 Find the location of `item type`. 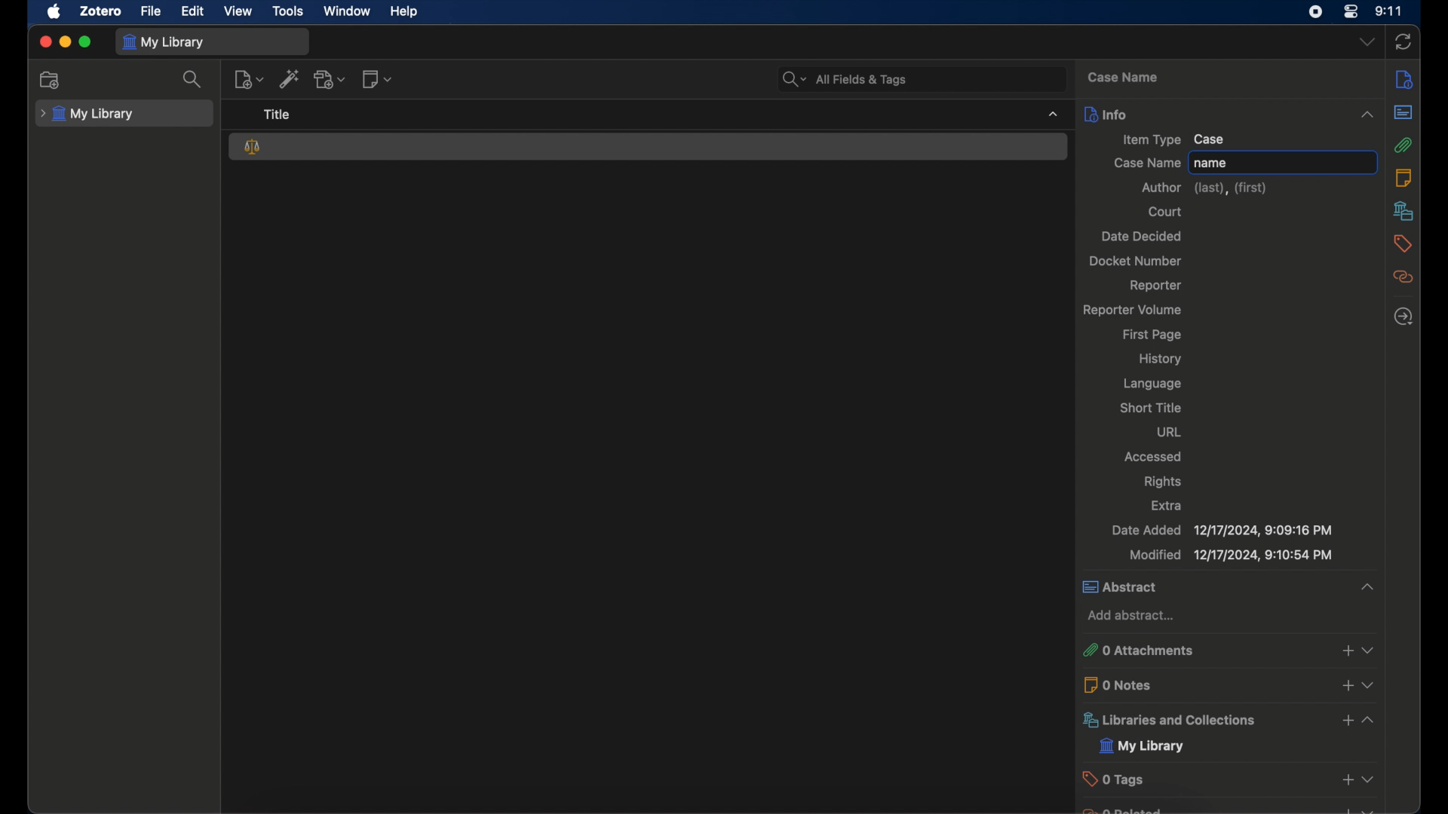

item type is located at coordinates (1172, 139).